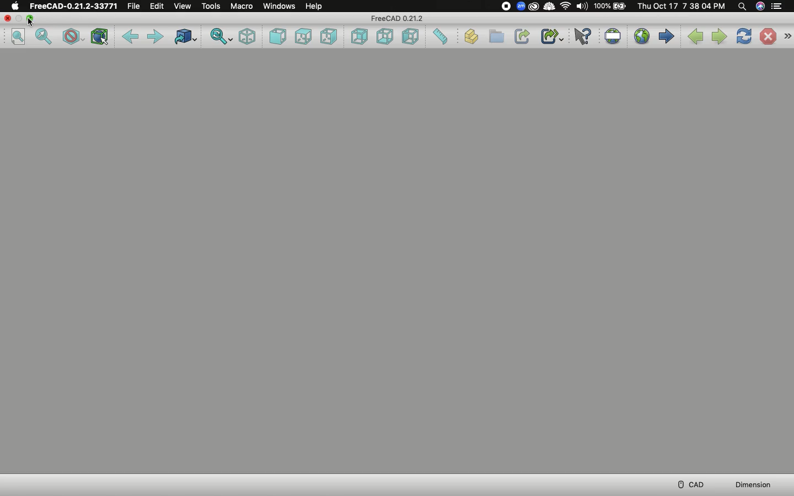  What do you see at coordinates (360, 35) in the screenshot?
I see `Rear` at bounding box center [360, 35].